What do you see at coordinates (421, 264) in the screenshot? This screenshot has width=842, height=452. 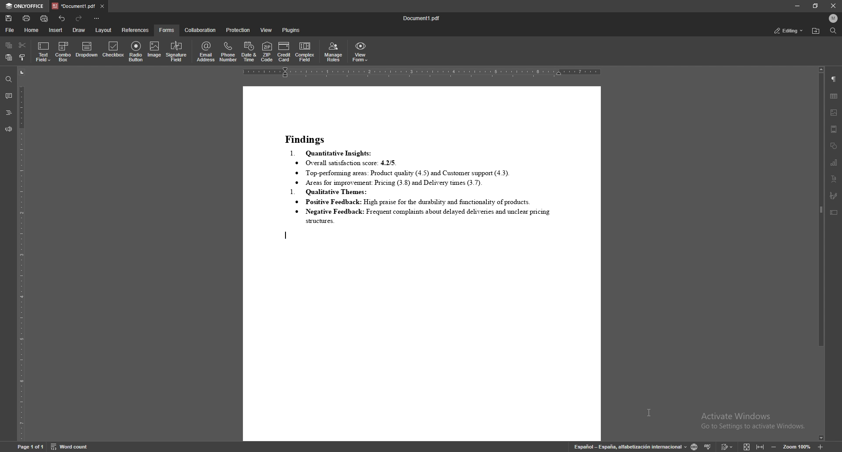 I see `document` at bounding box center [421, 264].